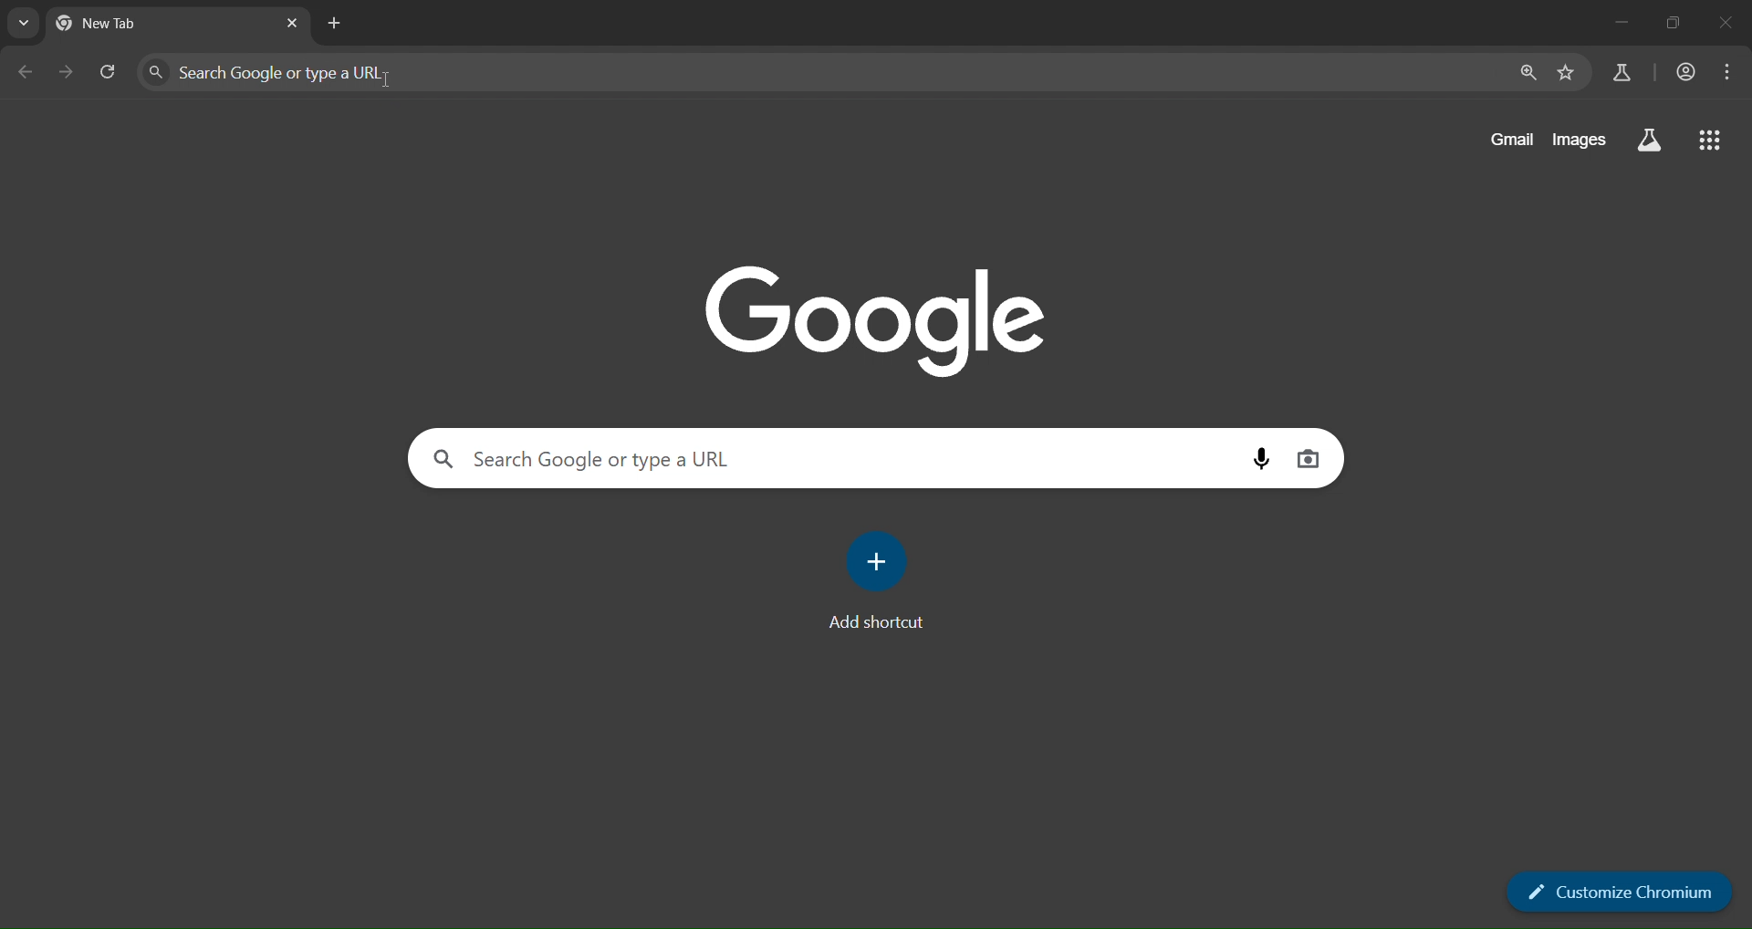 The width and height of the screenshot is (1752, 929). I want to click on image search, so click(1314, 461).